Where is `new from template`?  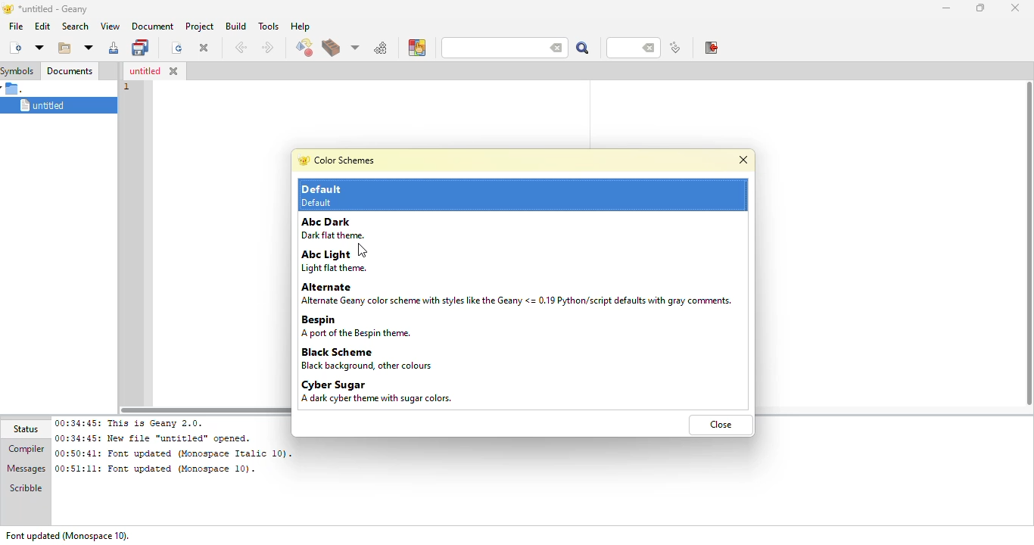 new from template is located at coordinates (39, 47).